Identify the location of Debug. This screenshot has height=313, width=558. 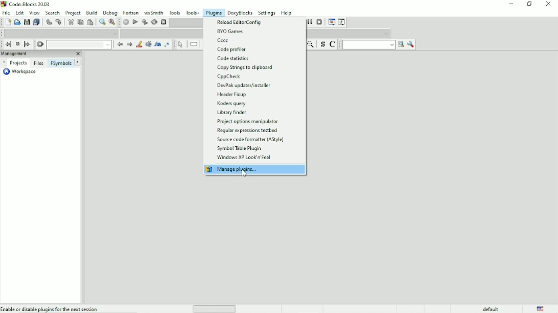
(110, 12).